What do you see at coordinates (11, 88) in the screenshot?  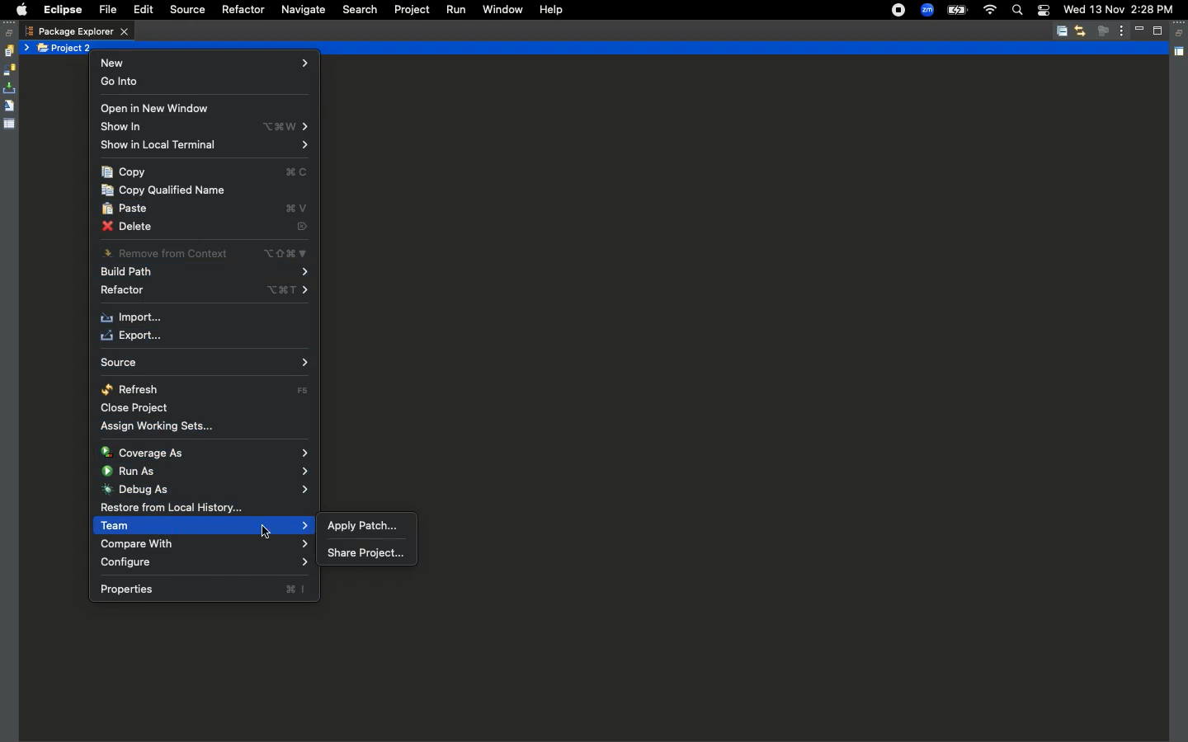 I see `Git staging ` at bounding box center [11, 88].